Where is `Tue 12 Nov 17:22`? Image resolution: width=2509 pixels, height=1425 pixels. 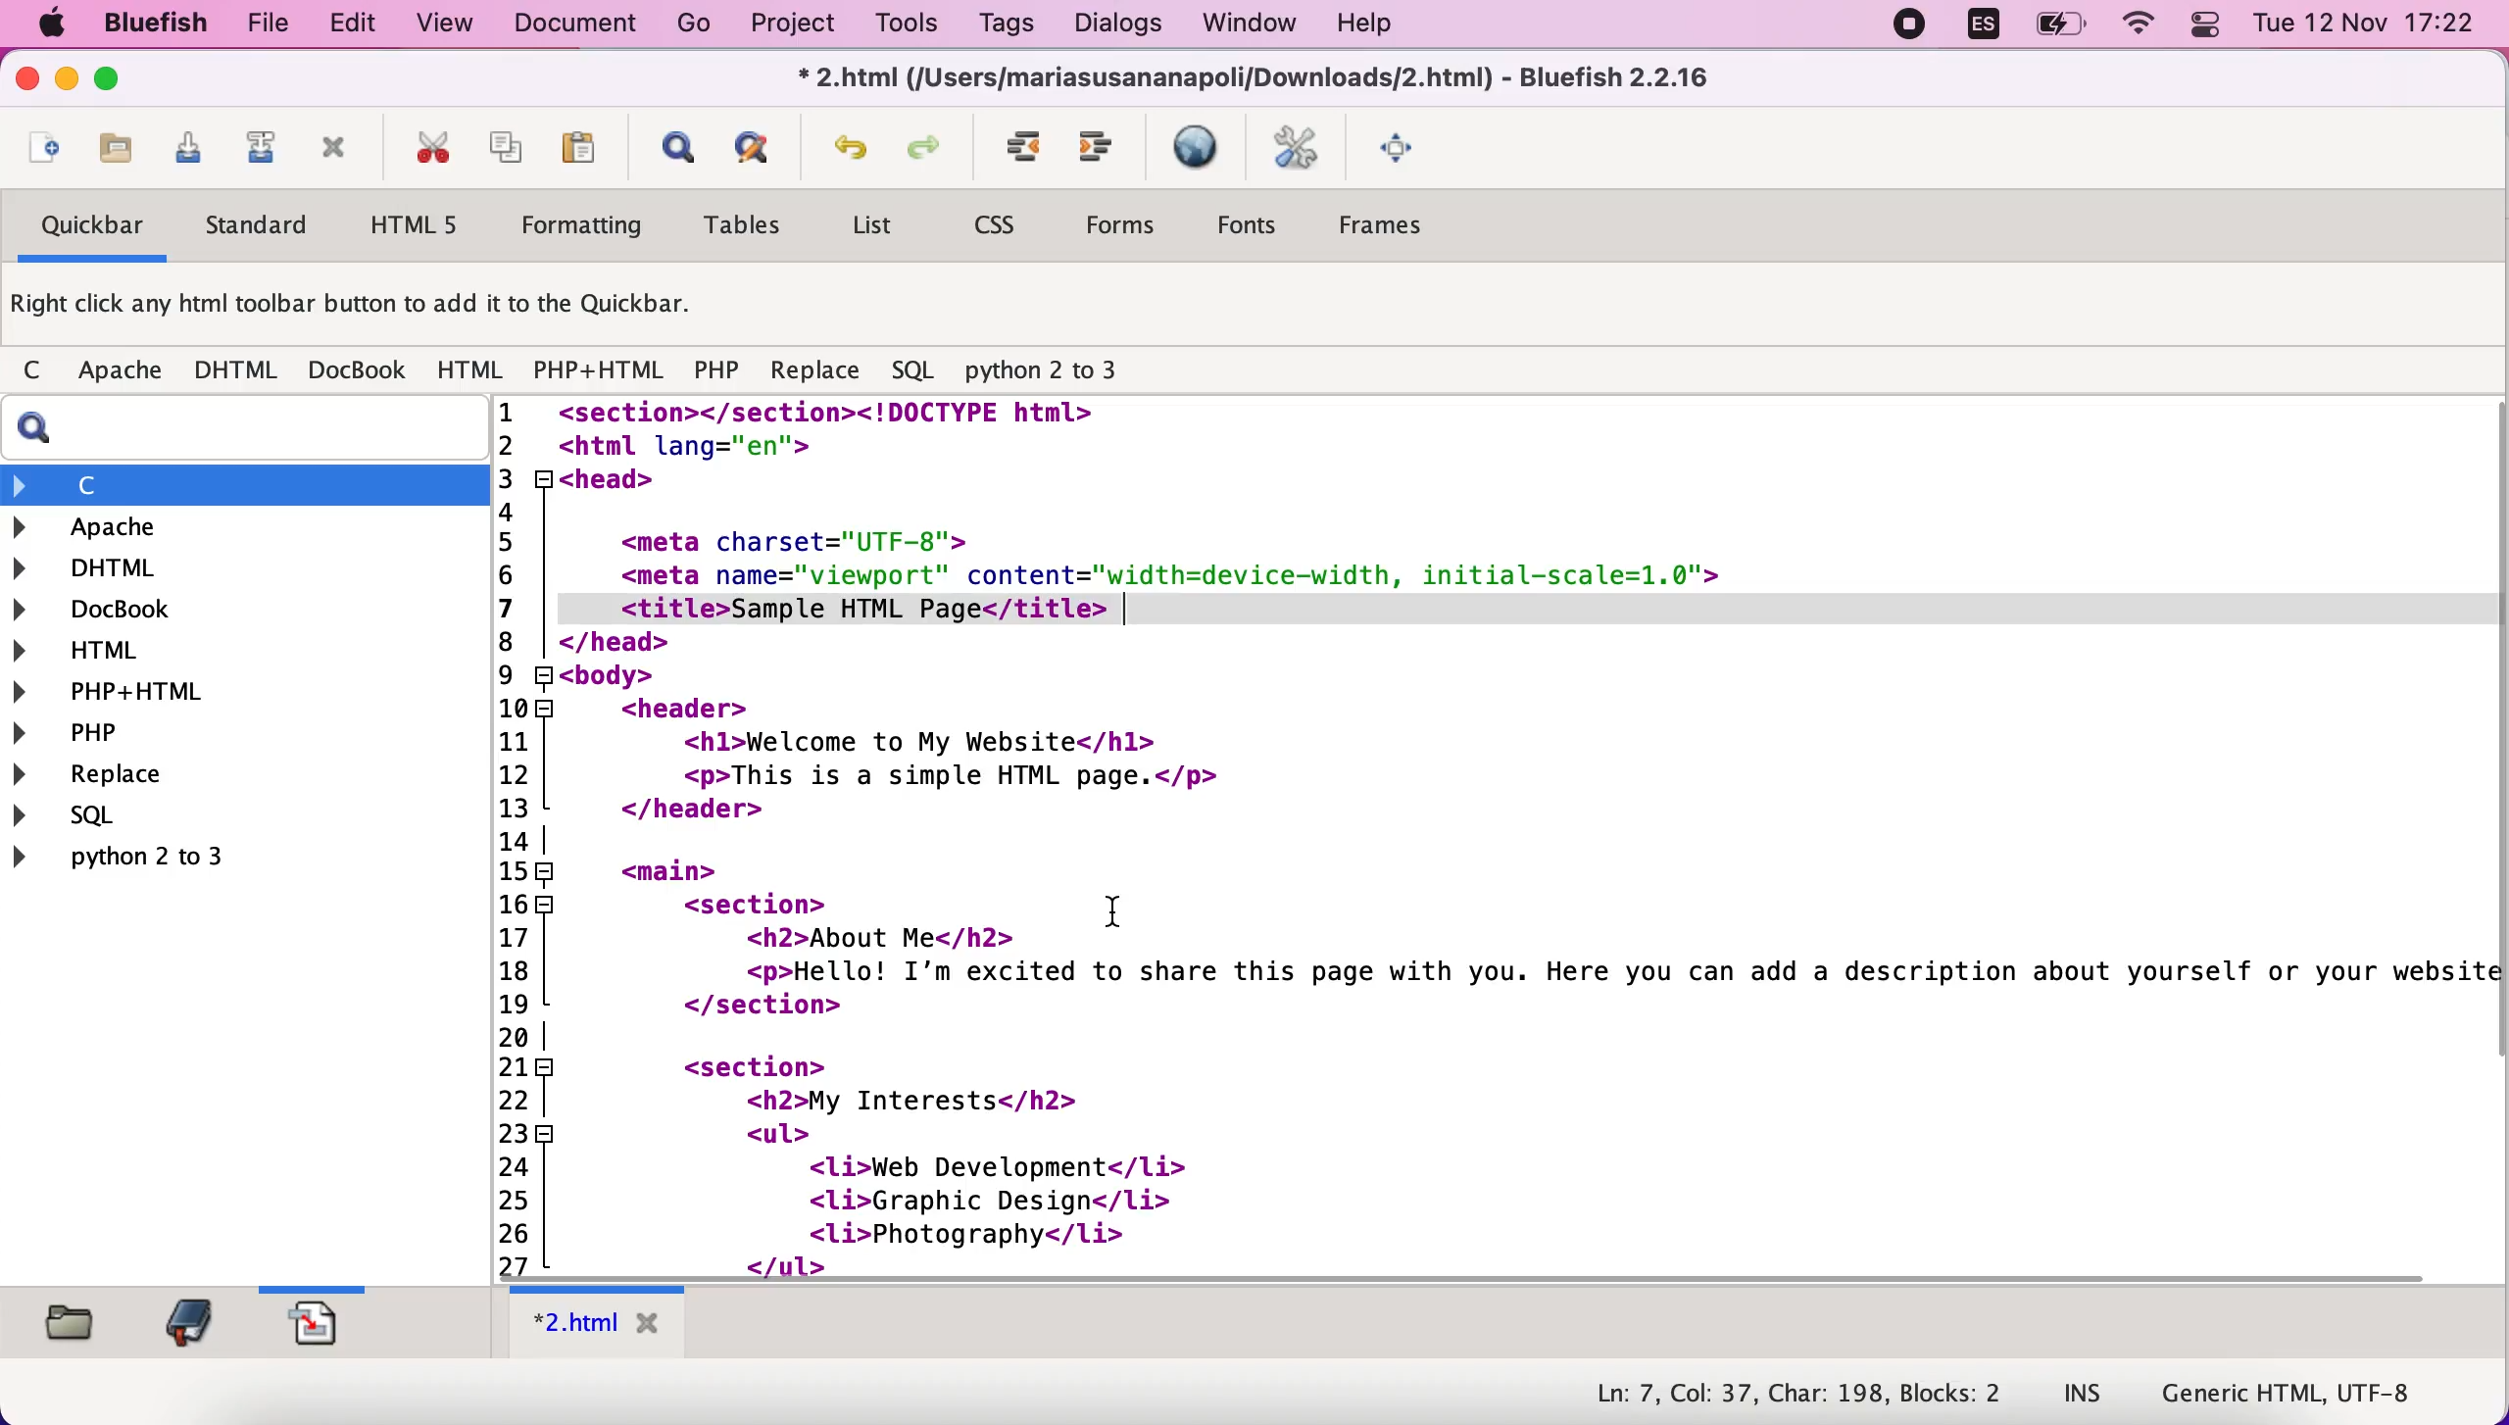
Tue 12 Nov 17:22 is located at coordinates (2365, 25).